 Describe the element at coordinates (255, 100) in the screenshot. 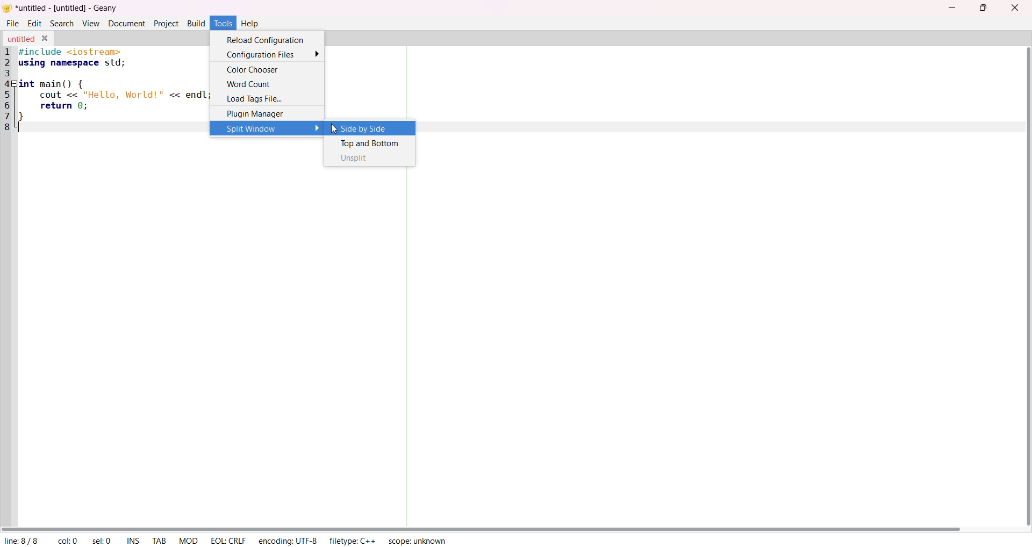

I see `Load Tags File...` at that location.